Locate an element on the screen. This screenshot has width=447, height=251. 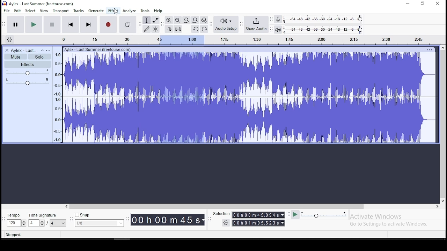
delete track is located at coordinates (7, 50).